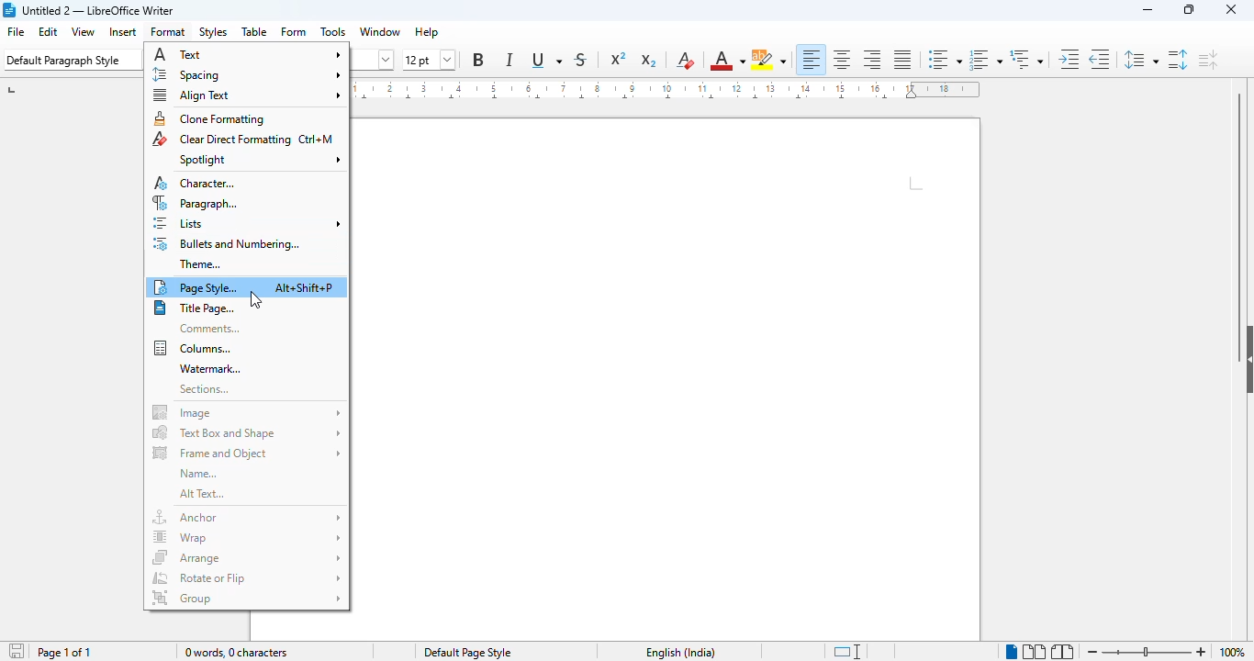 This screenshot has width=1254, height=661. I want to click on toggle ordered list, so click(984, 60).